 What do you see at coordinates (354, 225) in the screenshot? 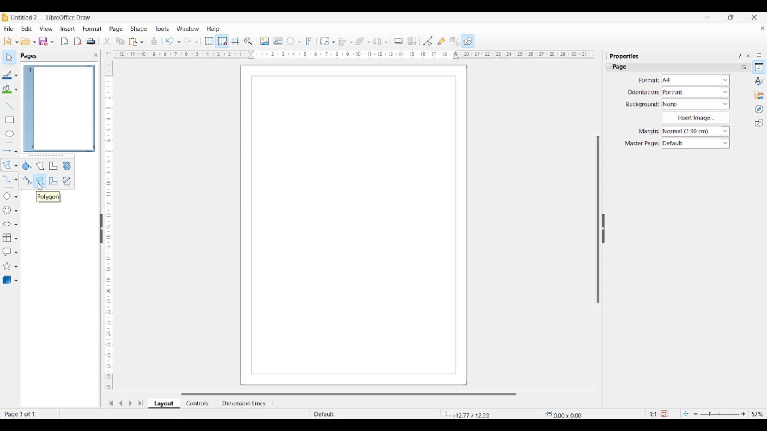
I see `Blank page` at bounding box center [354, 225].